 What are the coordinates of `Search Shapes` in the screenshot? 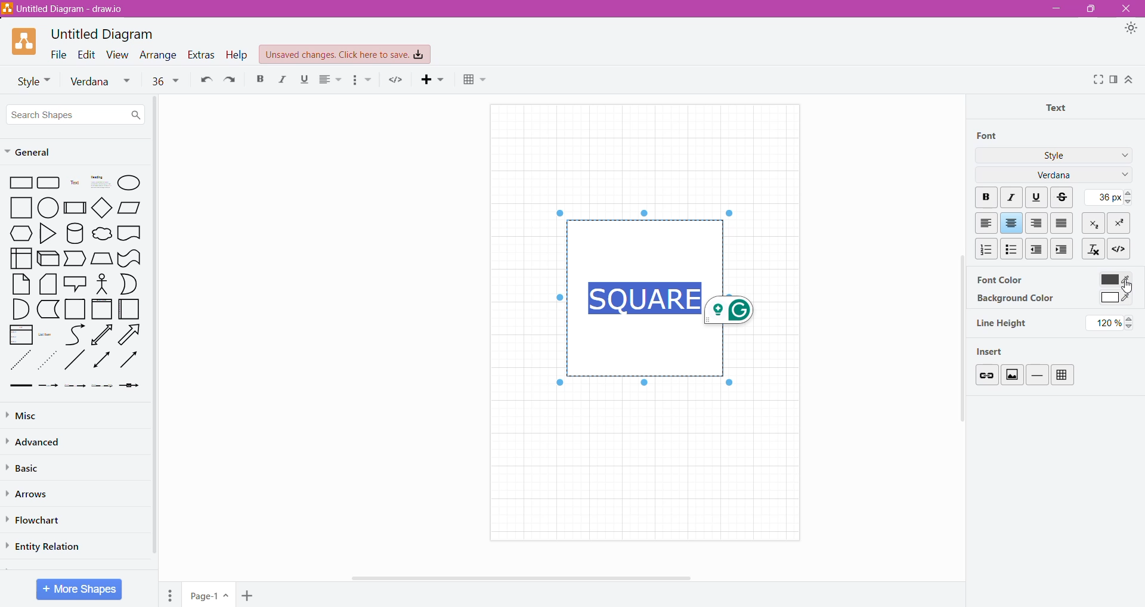 It's located at (75, 114).